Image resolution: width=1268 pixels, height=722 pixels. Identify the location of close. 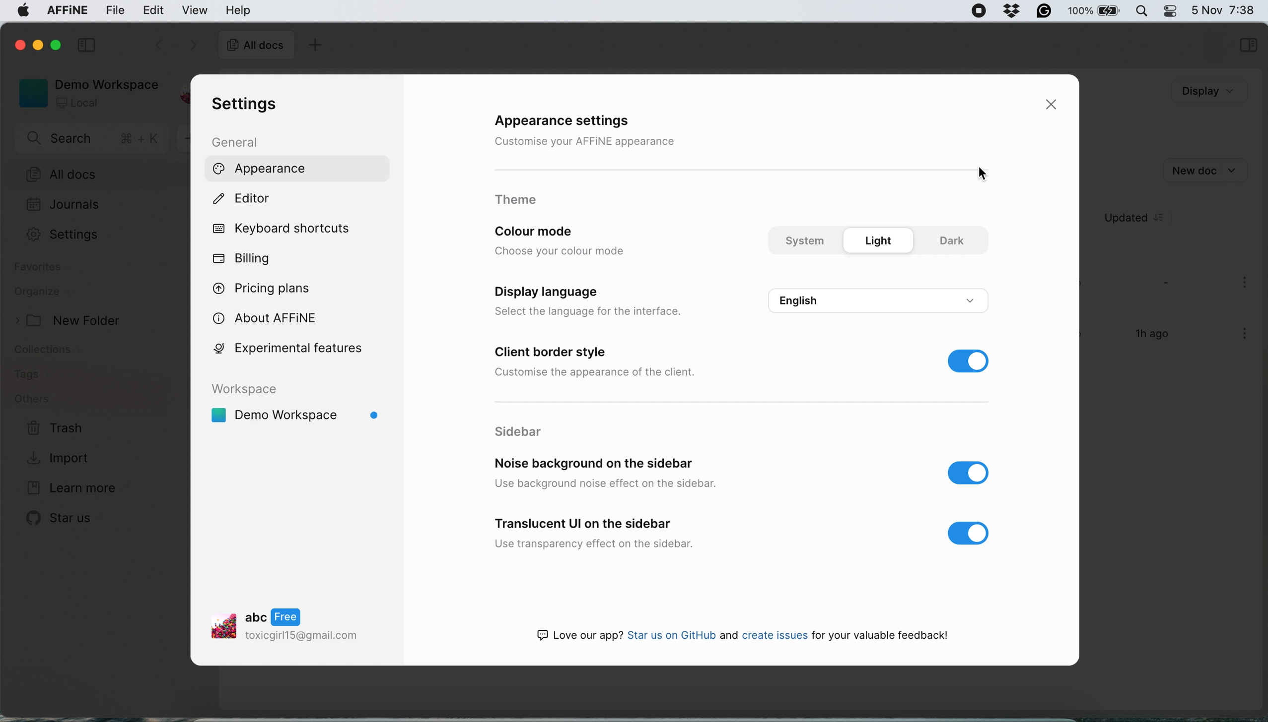
(18, 43).